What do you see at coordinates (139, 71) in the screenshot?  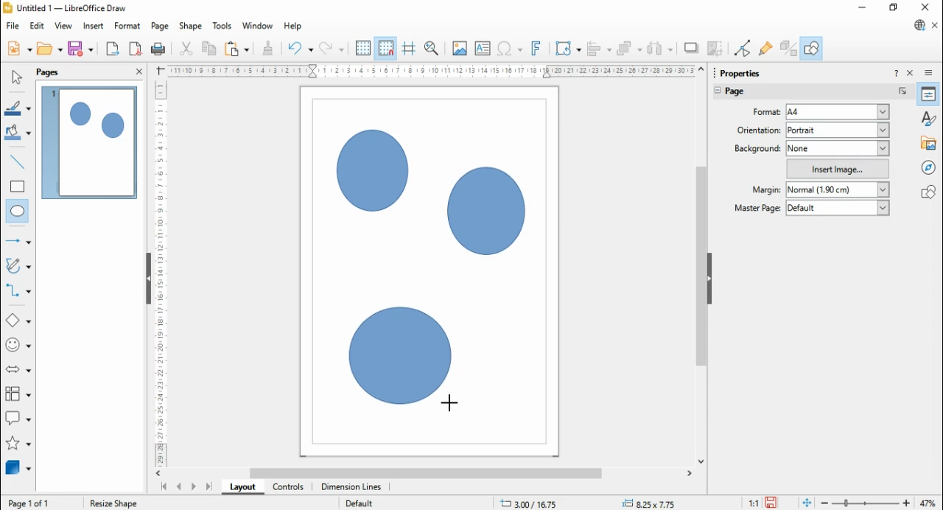 I see `close panel` at bounding box center [139, 71].